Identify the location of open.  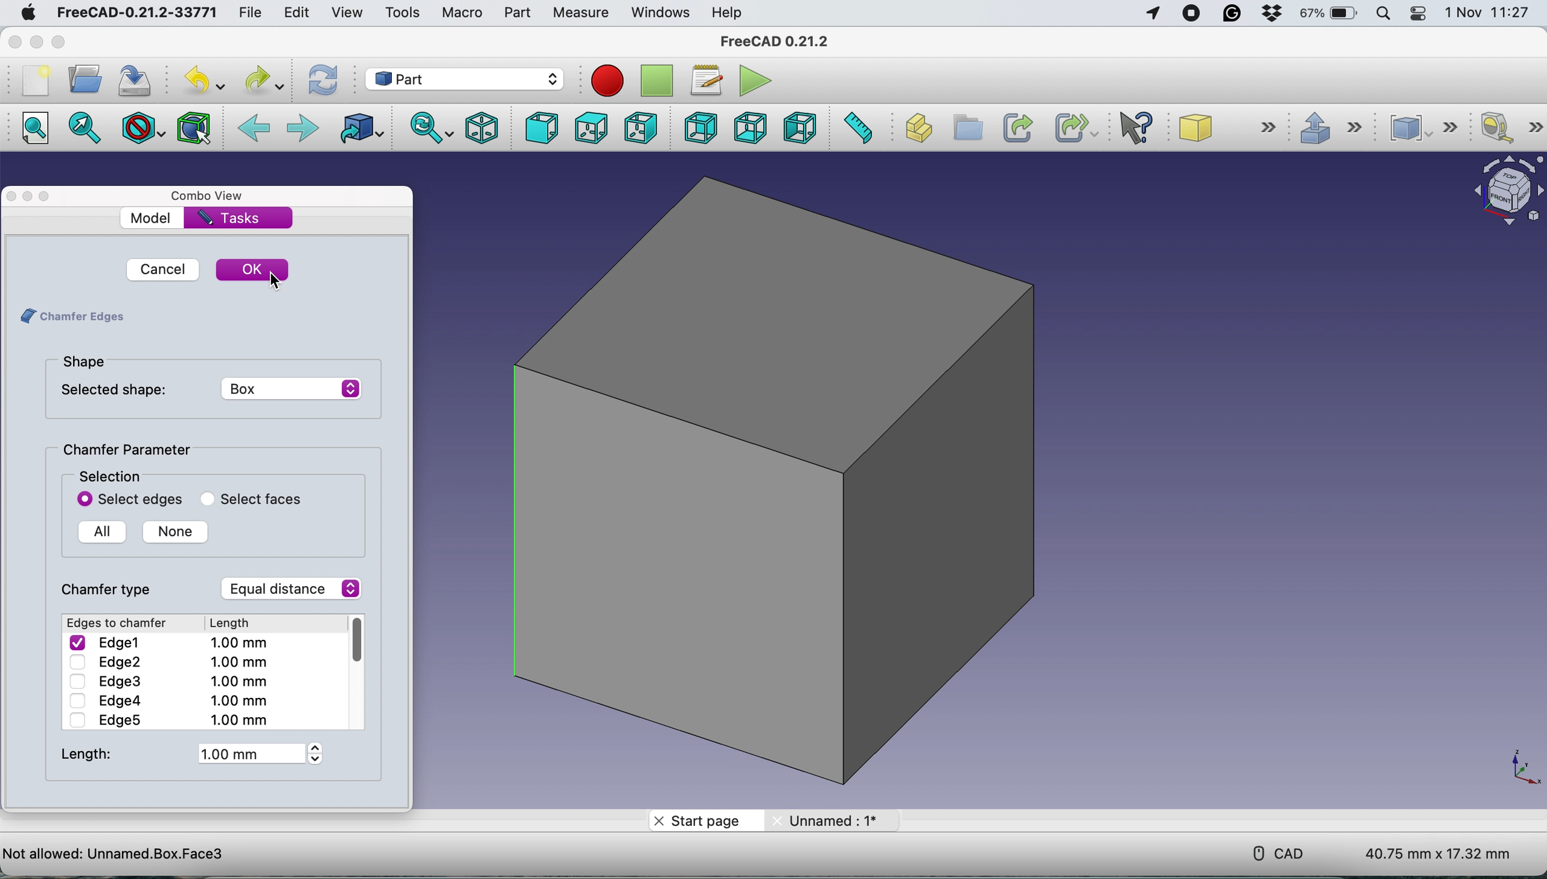
(86, 80).